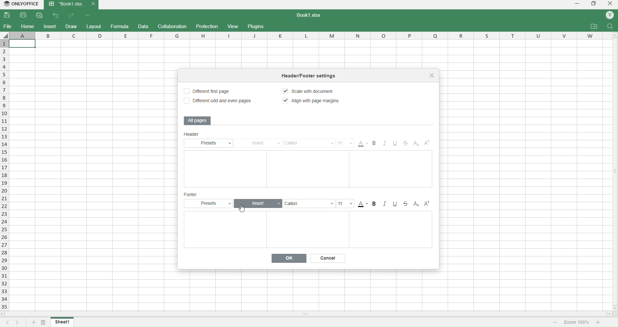  I want to click on plugins, so click(258, 26).